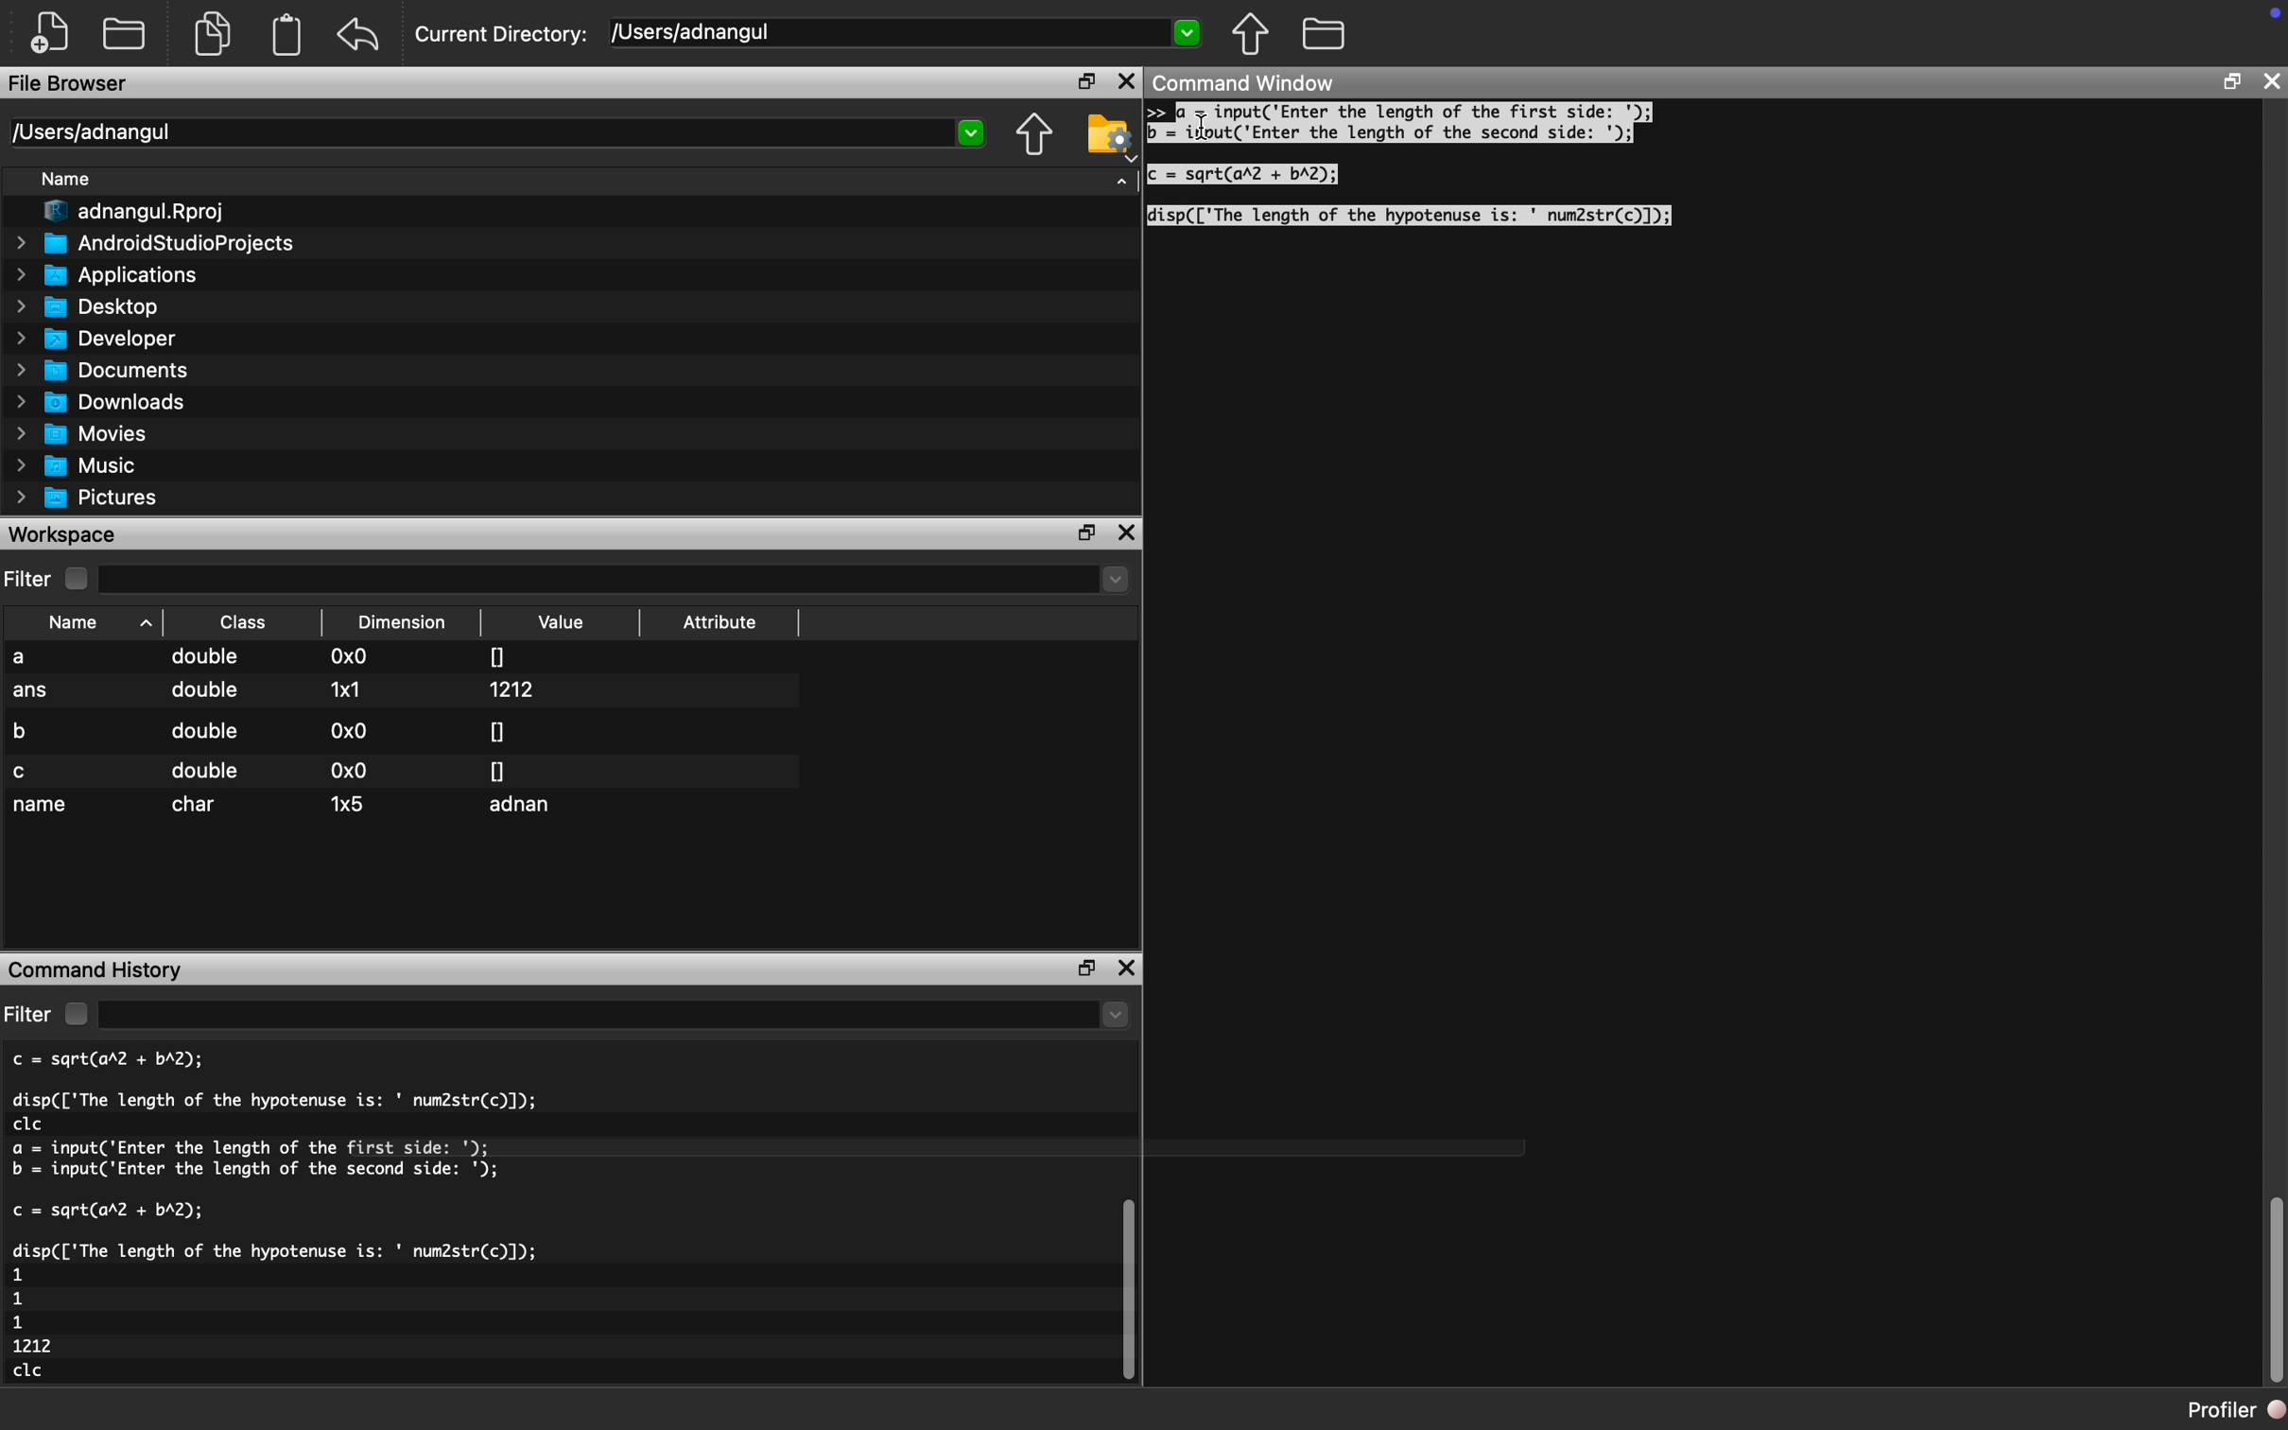 The height and width of the screenshot is (1430, 2288). Describe the element at coordinates (283, 37) in the screenshot. I see `document clipboard` at that location.